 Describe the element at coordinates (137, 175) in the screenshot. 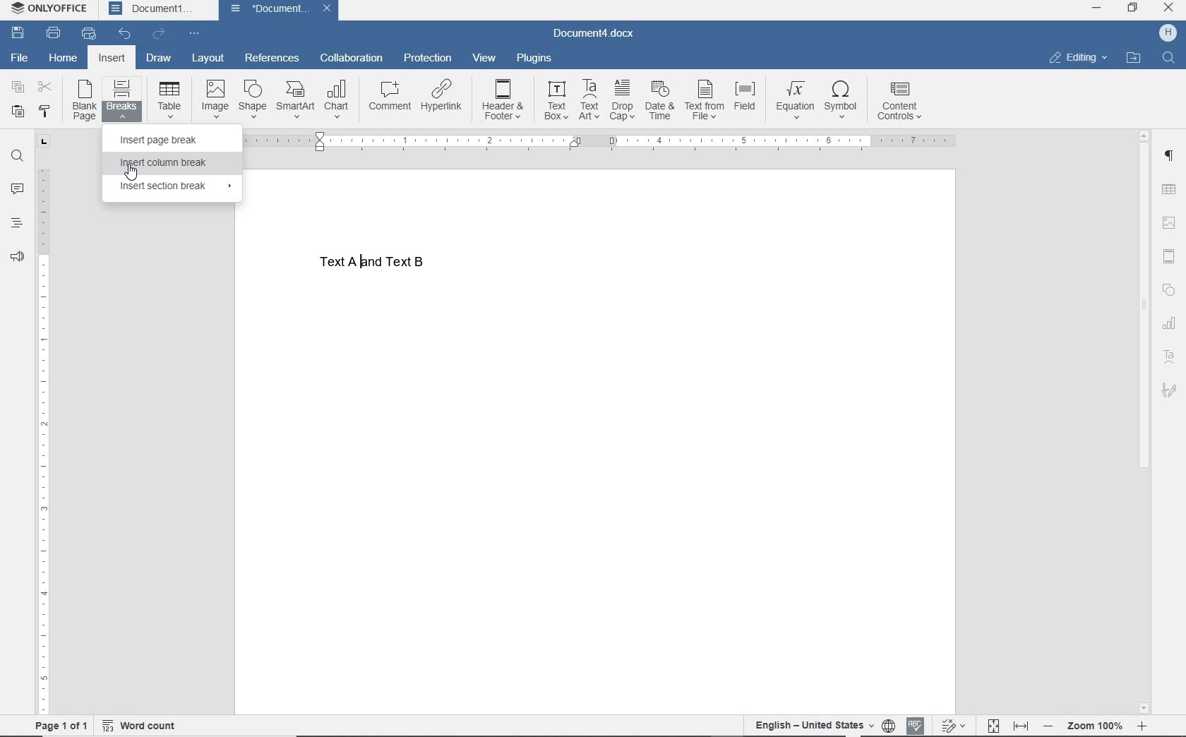

I see `cursor` at that location.